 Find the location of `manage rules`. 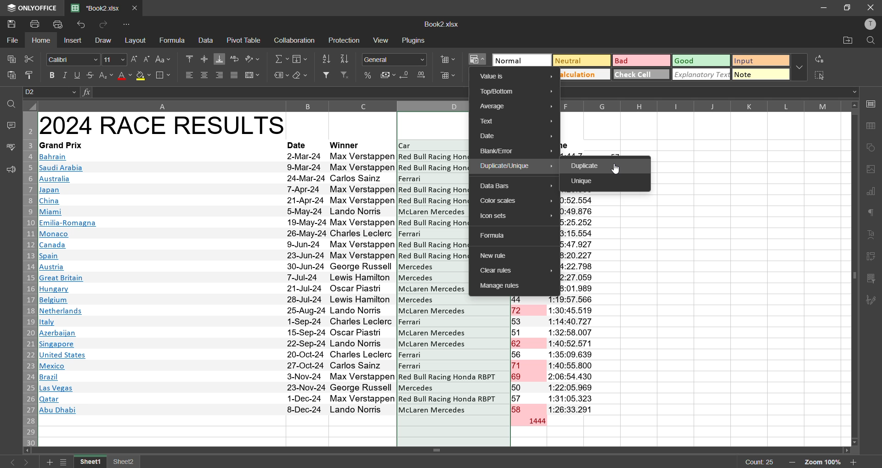

manage rules is located at coordinates (513, 287).